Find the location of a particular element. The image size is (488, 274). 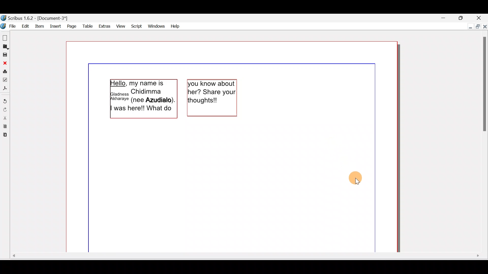

Save is located at coordinates (5, 55).